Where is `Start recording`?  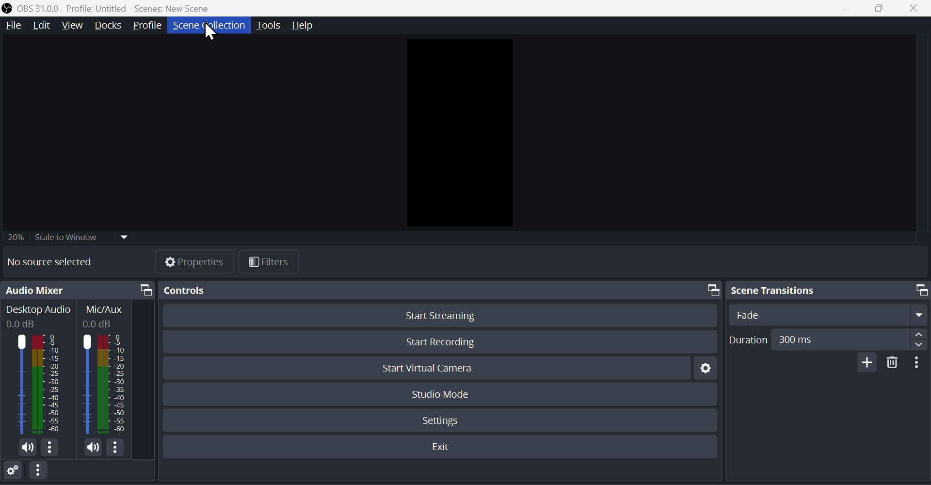
Start recording is located at coordinates (442, 340).